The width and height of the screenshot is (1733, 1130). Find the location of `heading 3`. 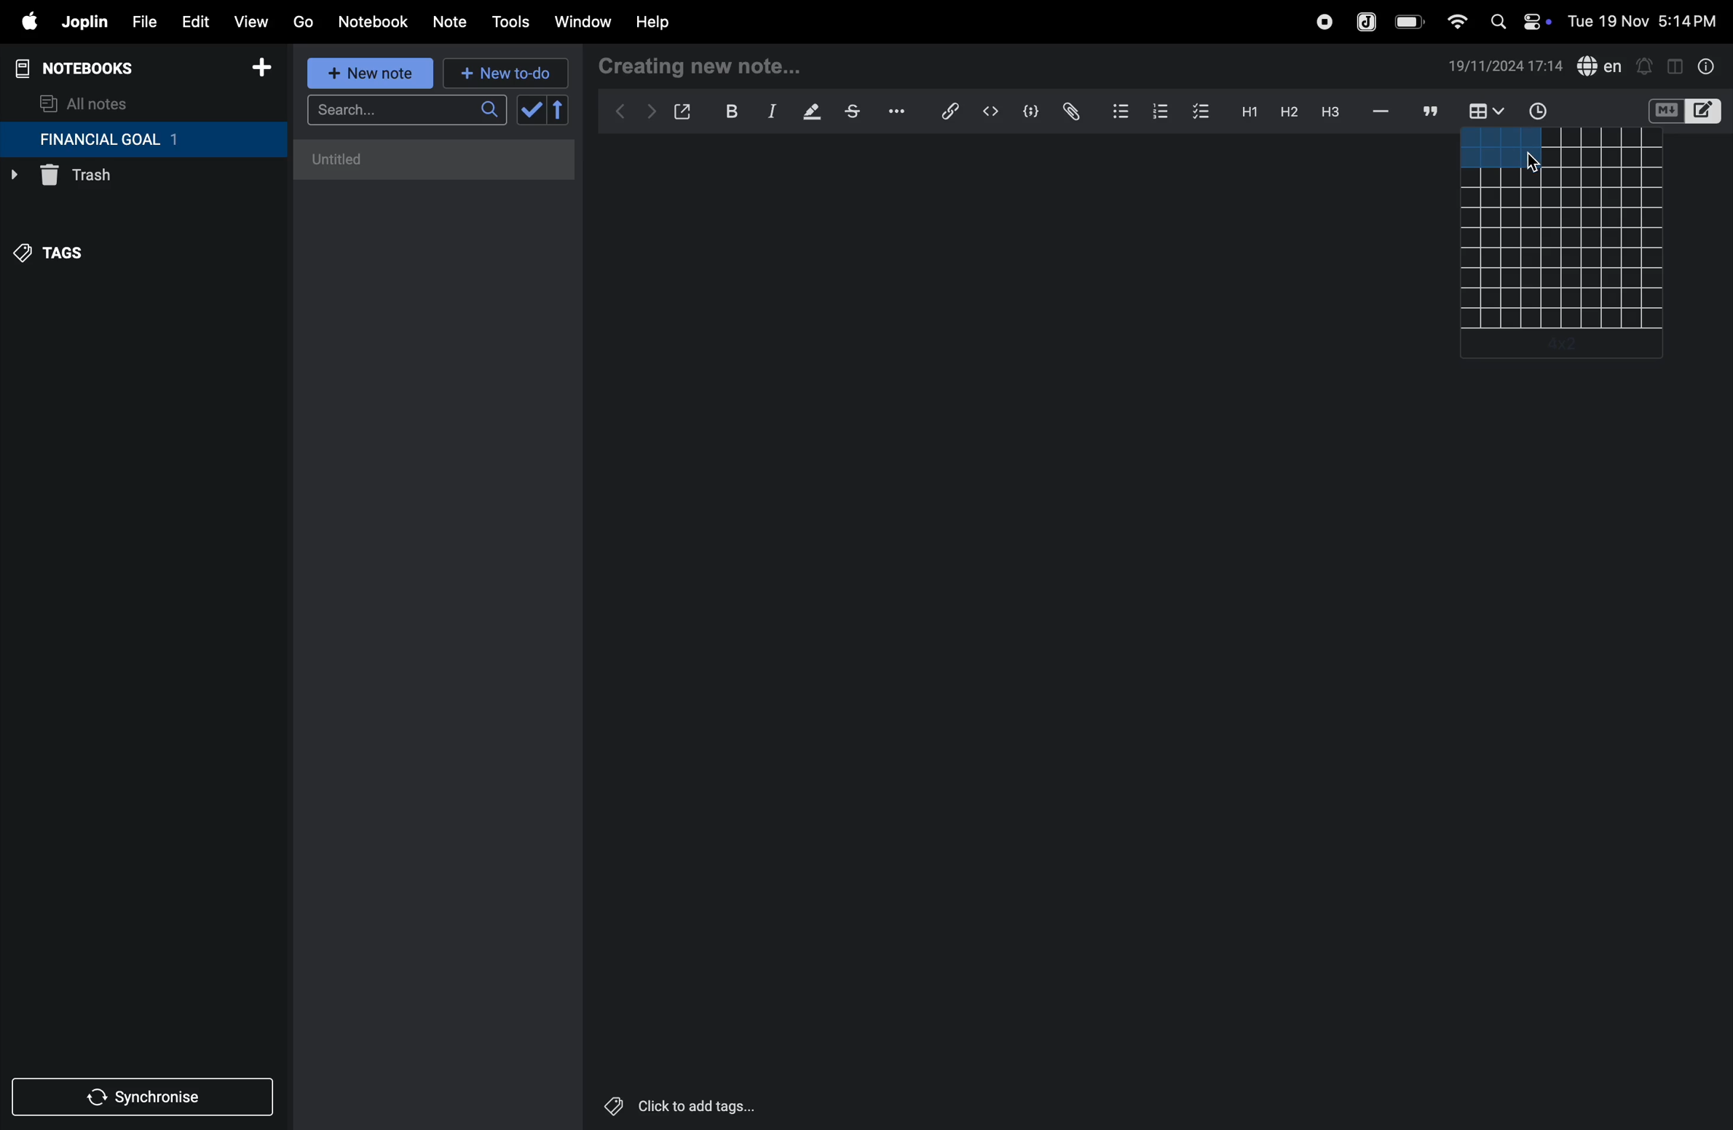

heading 3 is located at coordinates (1330, 112).